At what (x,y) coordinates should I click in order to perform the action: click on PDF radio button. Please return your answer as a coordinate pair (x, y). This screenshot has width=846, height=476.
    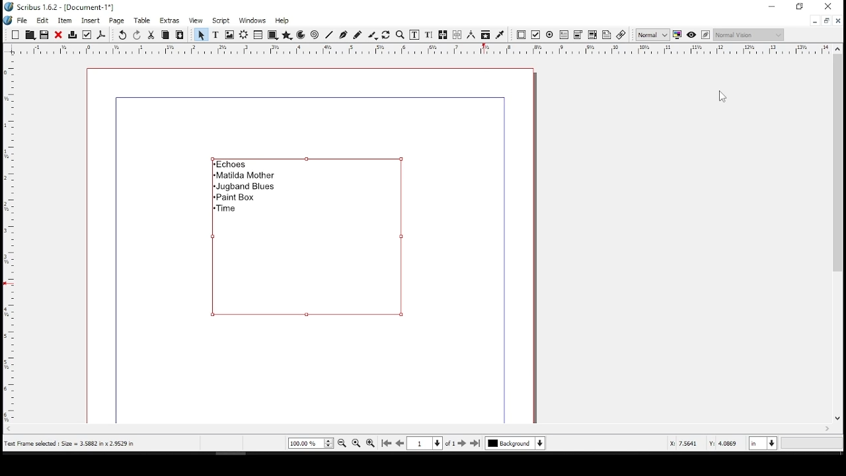
    Looking at the image, I should click on (550, 35).